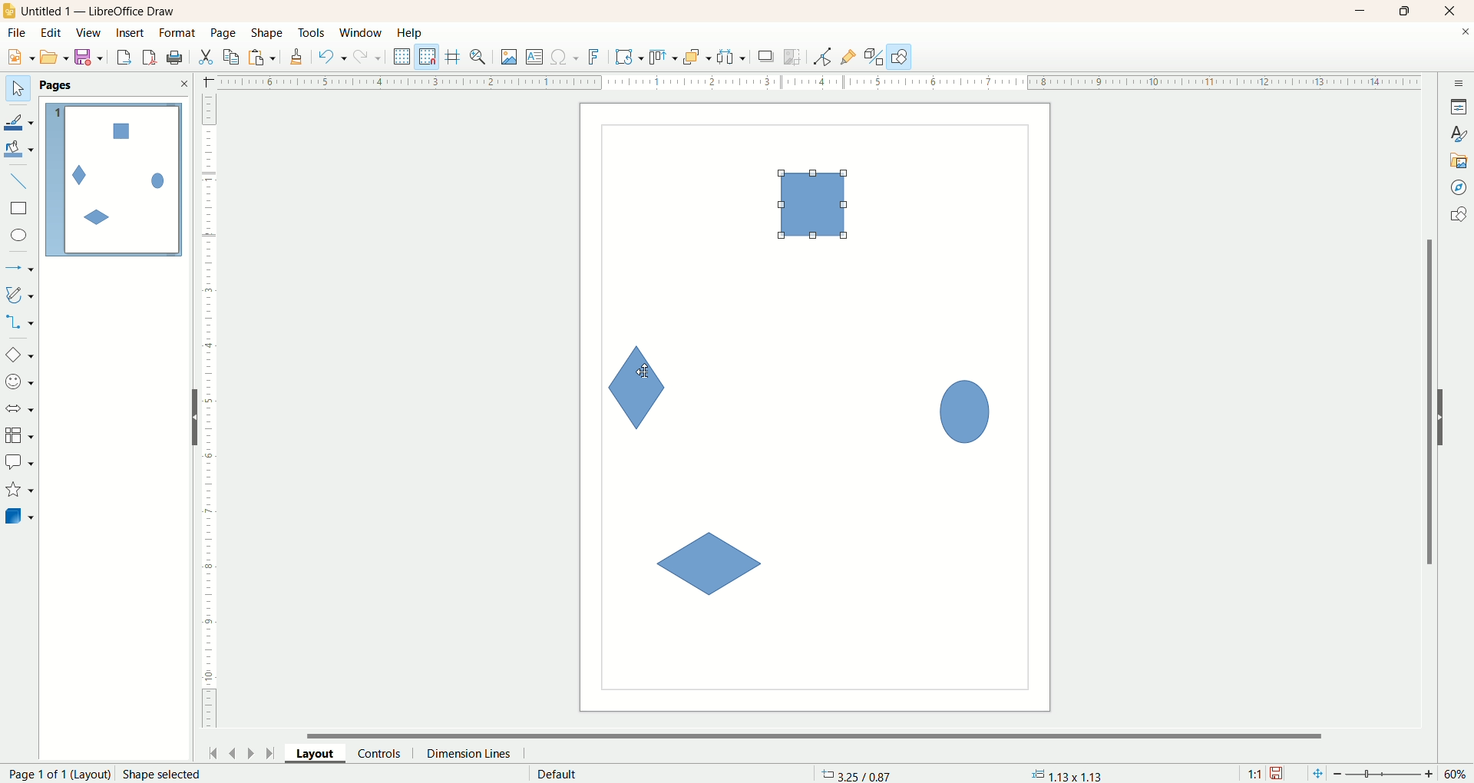 This screenshot has height=783, width=1474. What do you see at coordinates (19, 33) in the screenshot?
I see `file` at bounding box center [19, 33].